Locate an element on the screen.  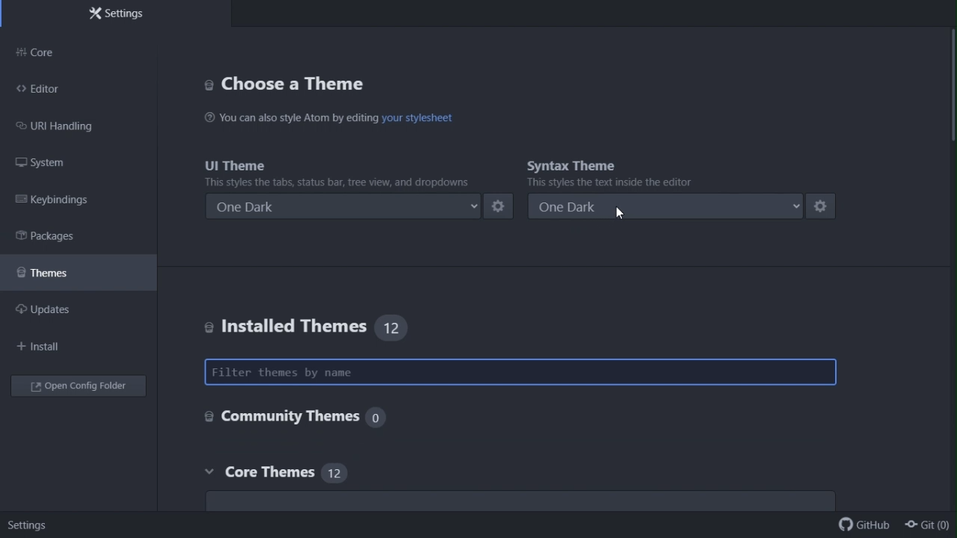
cursor is located at coordinates (625, 211).